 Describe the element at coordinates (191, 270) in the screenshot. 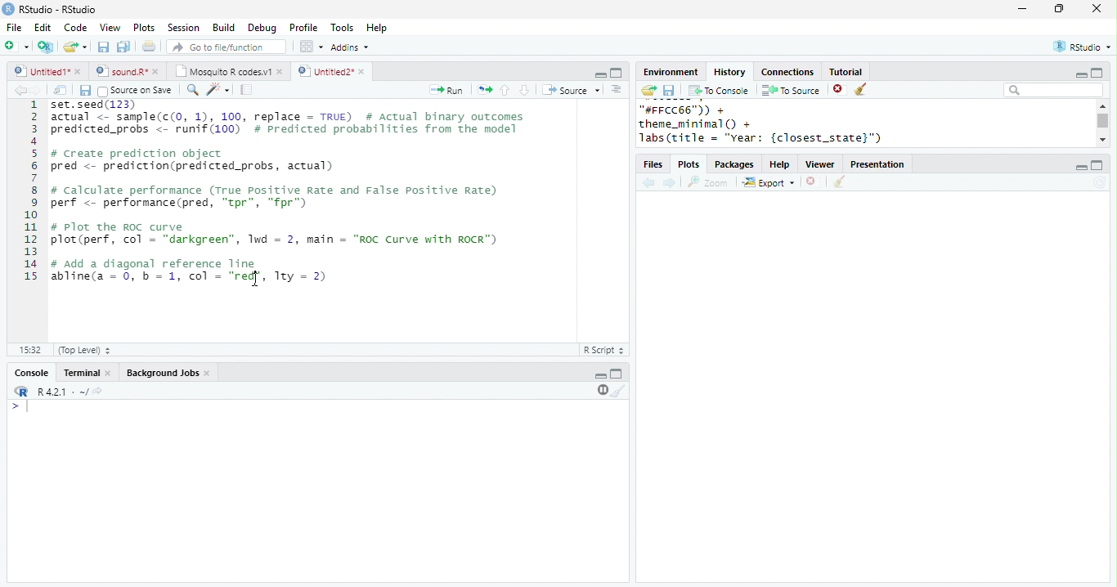

I see `# Add a diagonal reference line
abline(a = 0, b = 1, col = "red", Try = 2)` at that location.